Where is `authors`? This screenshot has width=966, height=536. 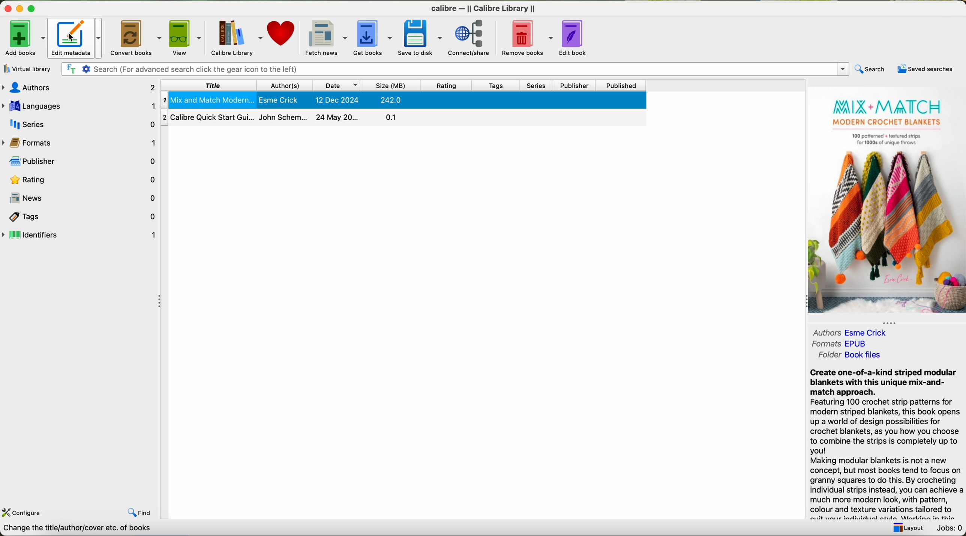 authors is located at coordinates (79, 89).